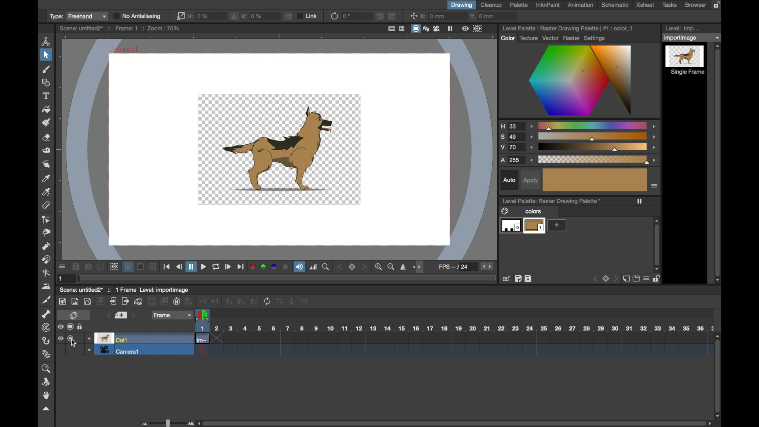 Image resolution: width=759 pixels, height=427 pixels. What do you see at coordinates (121, 316) in the screenshot?
I see `set` at bounding box center [121, 316].